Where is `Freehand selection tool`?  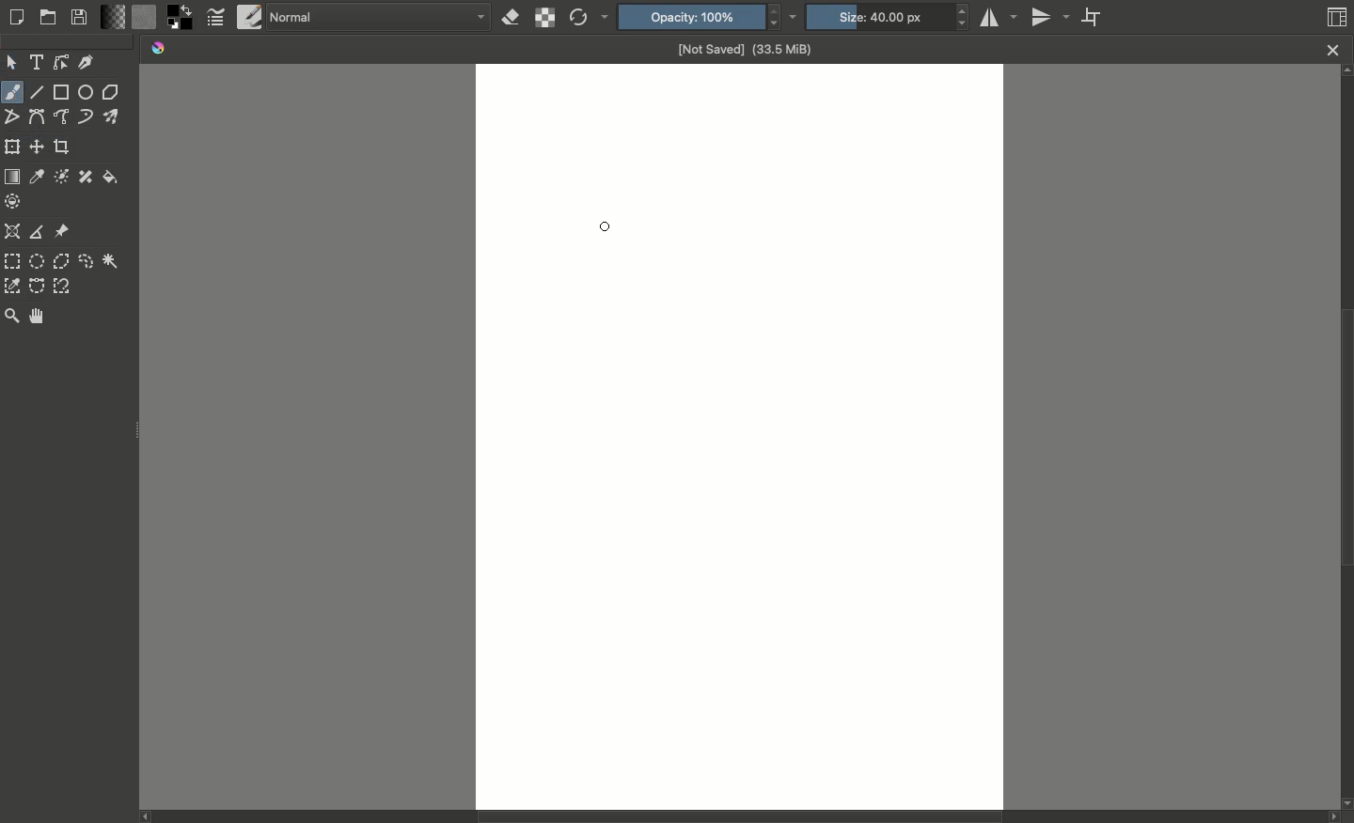
Freehand selection tool is located at coordinates (86, 261).